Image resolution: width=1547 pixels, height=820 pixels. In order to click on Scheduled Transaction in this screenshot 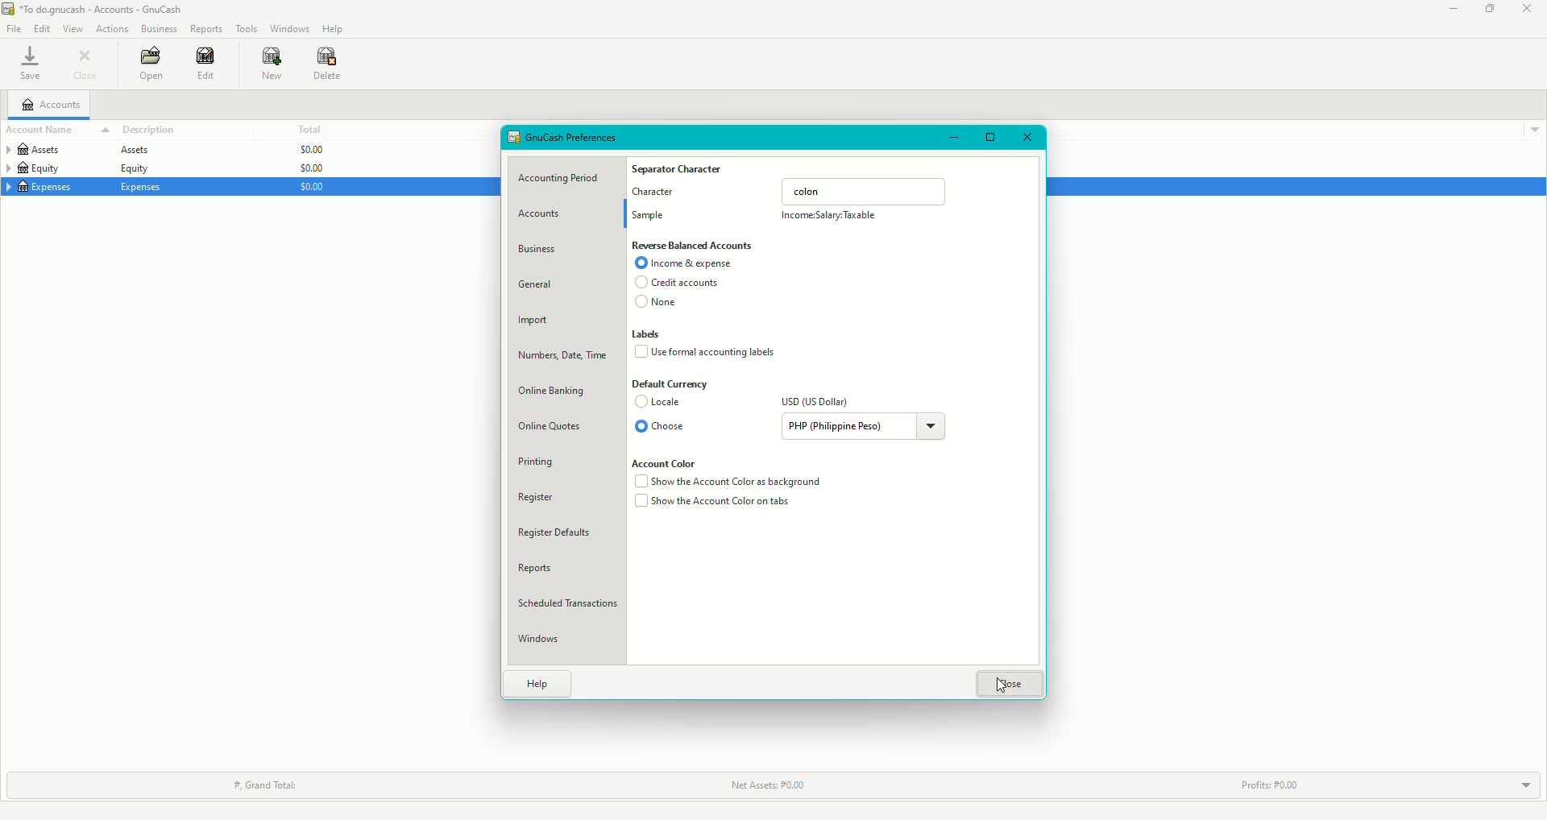, I will do `click(571, 606)`.